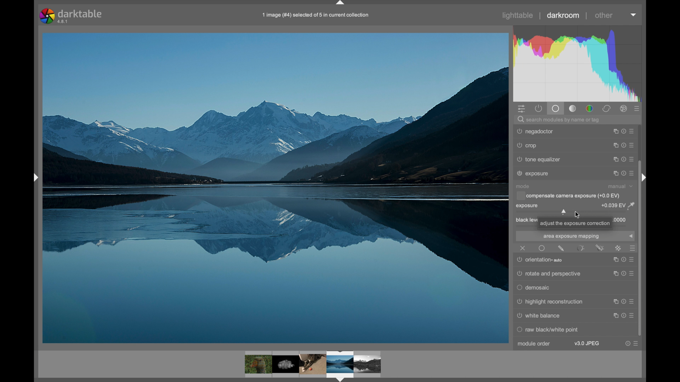  Describe the element at coordinates (73, 16) in the screenshot. I see `darktable` at that location.